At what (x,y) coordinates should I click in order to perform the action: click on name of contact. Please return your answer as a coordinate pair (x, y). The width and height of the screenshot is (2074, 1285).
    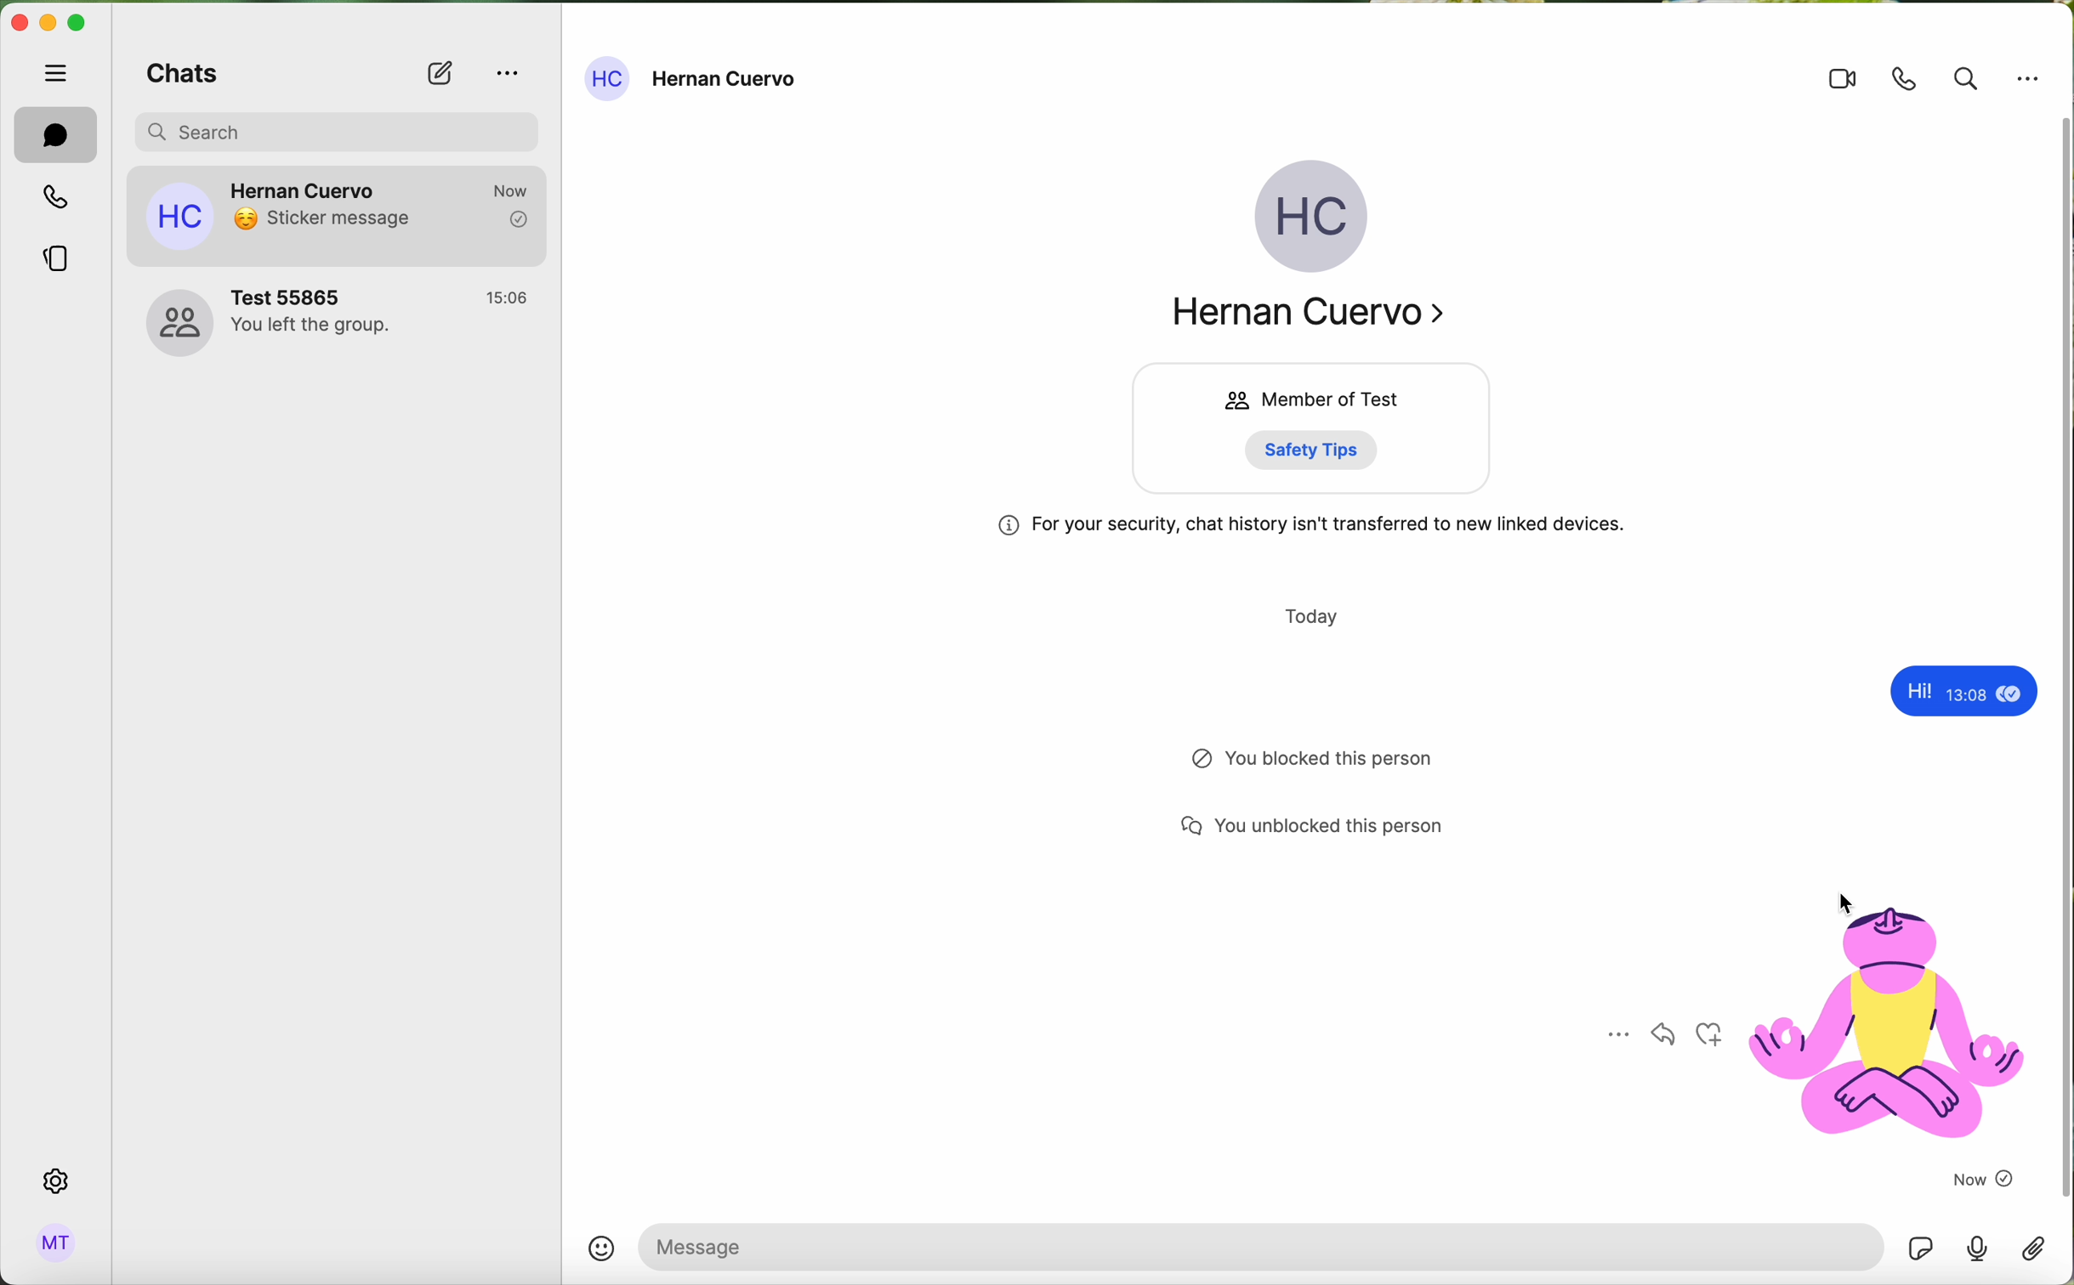
    Looking at the image, I should click on (695, 79).